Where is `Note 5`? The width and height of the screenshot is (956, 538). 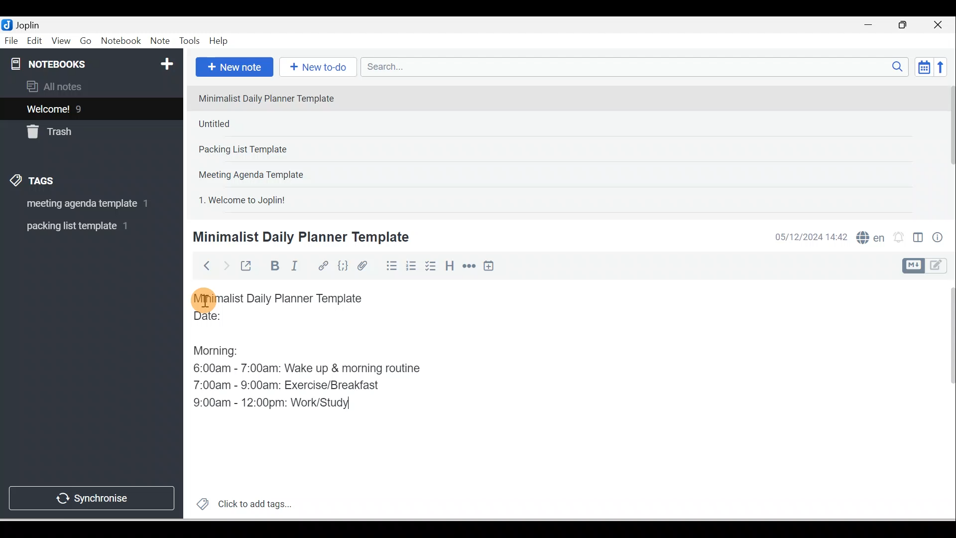
Note 5 is located at coordinates (278, 199).